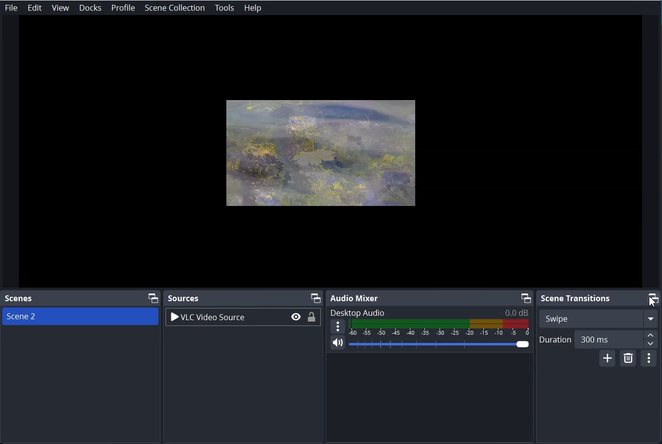 The image size is (662, 444). I want to click on Tools, so click(224, 8).